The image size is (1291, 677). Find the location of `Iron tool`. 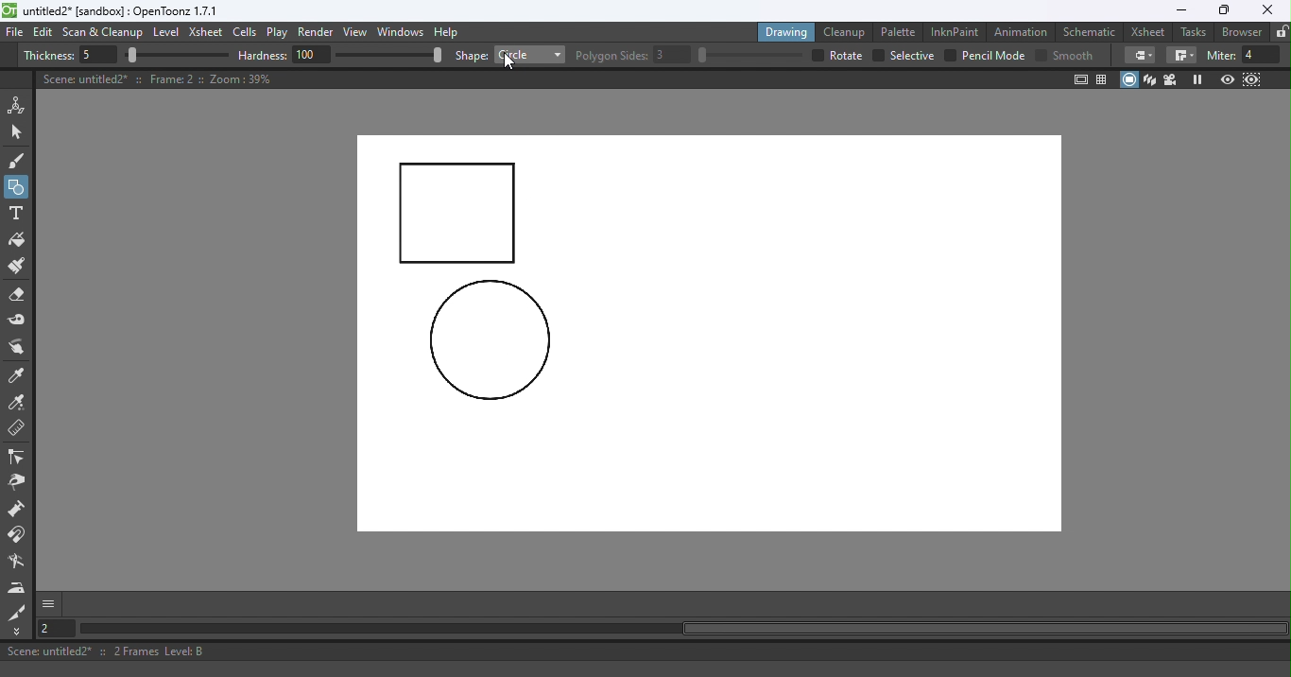

Iron tool is located at coordinates (19, 587).